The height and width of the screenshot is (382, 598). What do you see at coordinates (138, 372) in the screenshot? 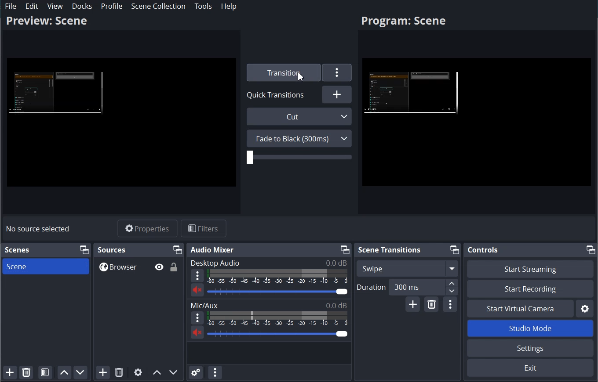
I see `Open Source Properties` at bounding box center [138, 372].